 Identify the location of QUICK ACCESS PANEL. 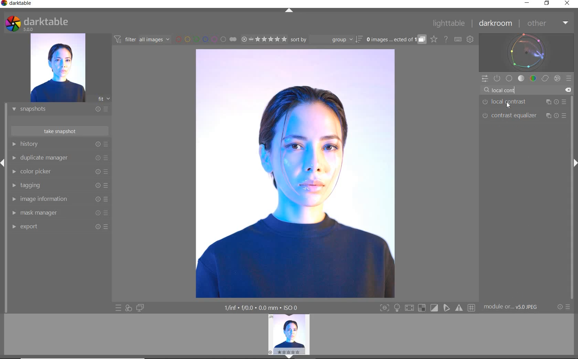
(484, 79).